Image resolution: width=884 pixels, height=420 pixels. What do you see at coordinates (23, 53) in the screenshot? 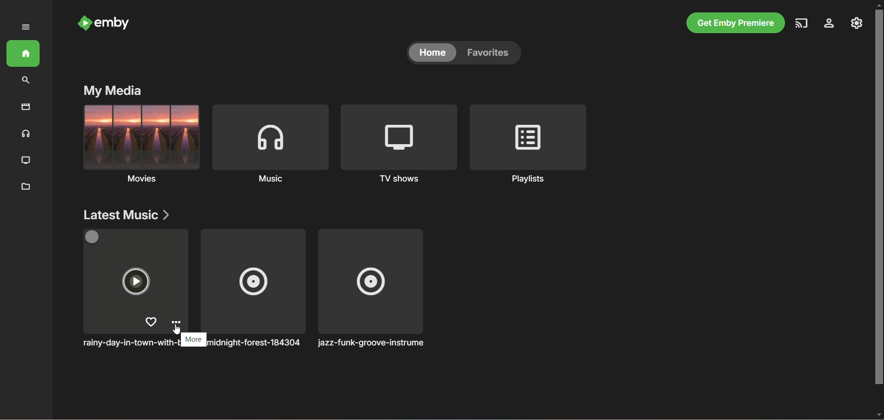
I see `home` at bounding box center [23, 53].